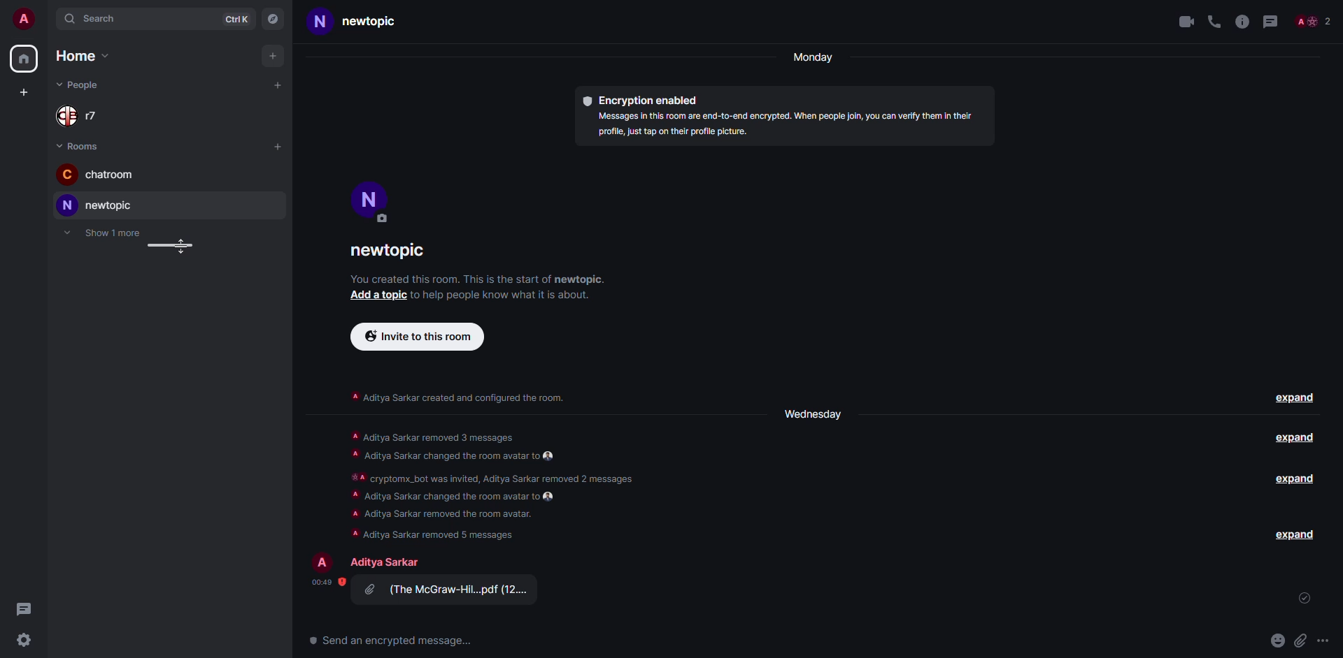 Image resolution: width=1343 pixels, height=658 pixels. What do you see at coordinates (25, 641) in the screenshot?
I see `settings` at bounding box center [25, 641].